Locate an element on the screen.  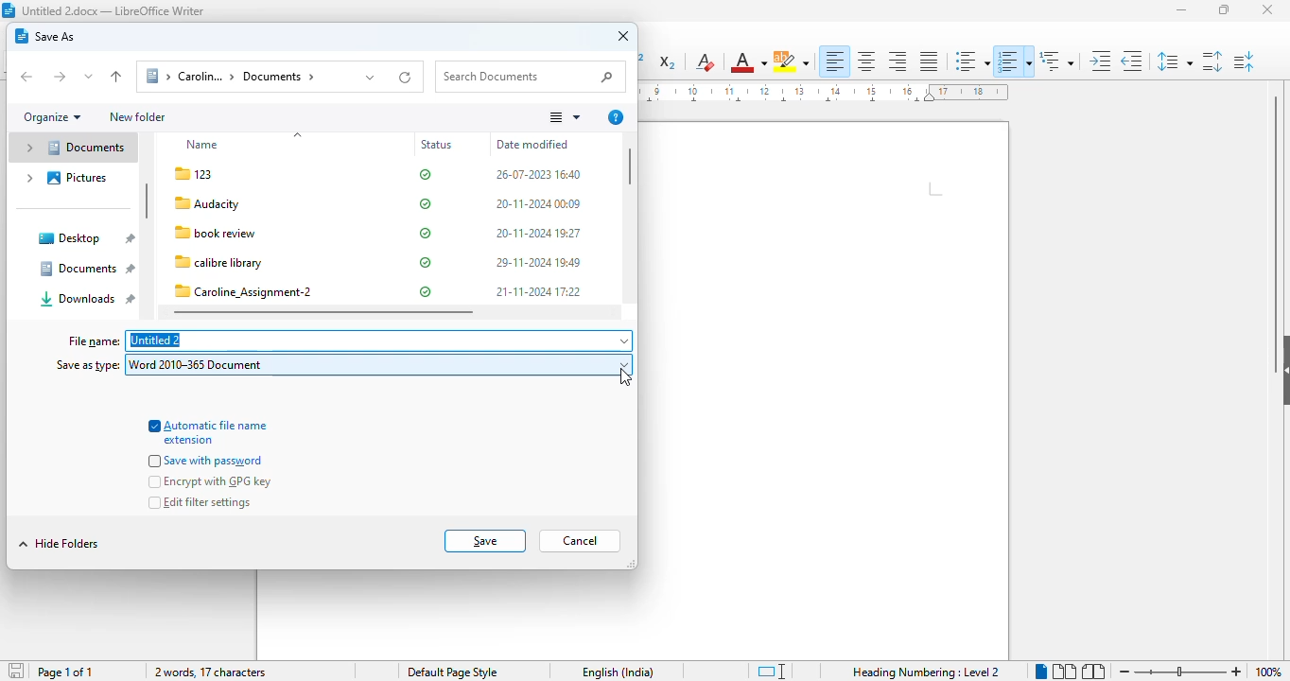
font color is located at coordinates (748, 61).